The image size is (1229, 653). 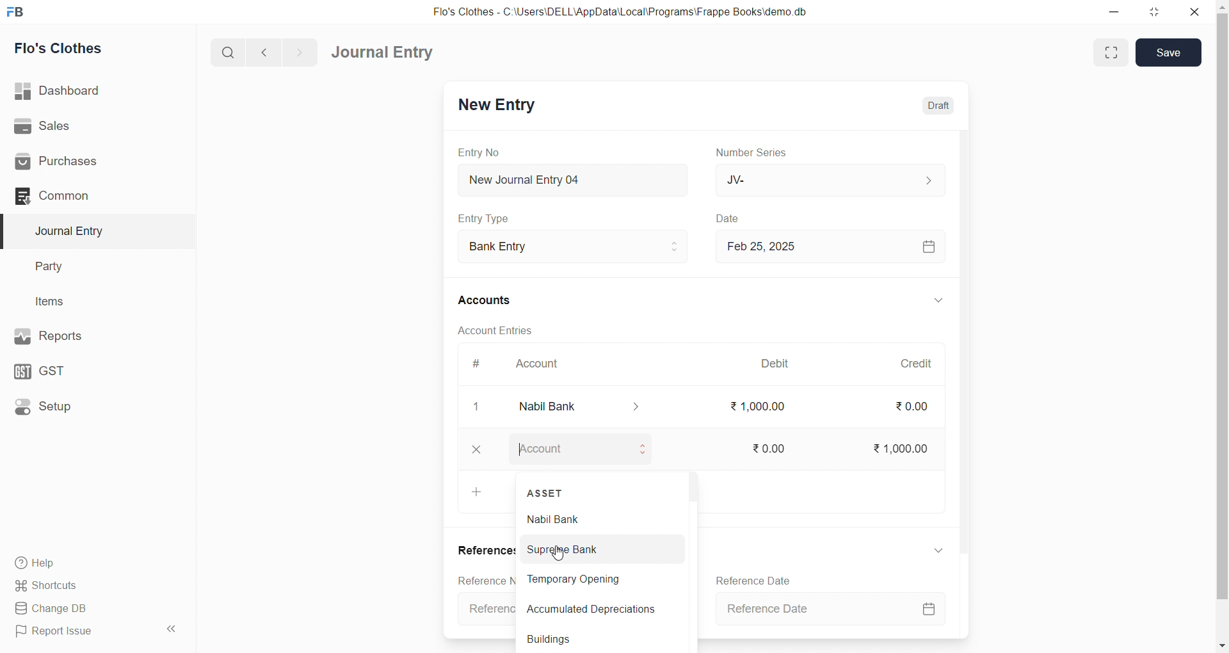 I want to click on ASSET, so click(x=547, y=492).